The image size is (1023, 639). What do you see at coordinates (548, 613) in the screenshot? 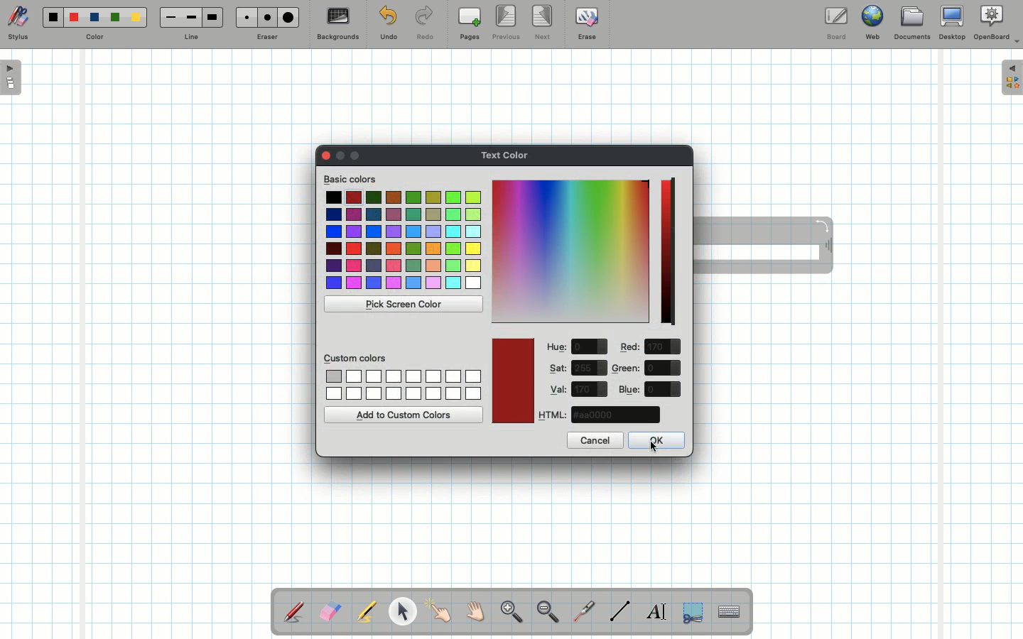
I see `Zoom out` at bounding box center [548, 613].